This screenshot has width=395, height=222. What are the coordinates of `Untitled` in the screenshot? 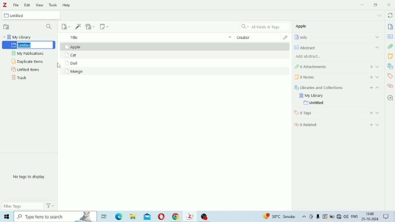 It's located at (31, 15).